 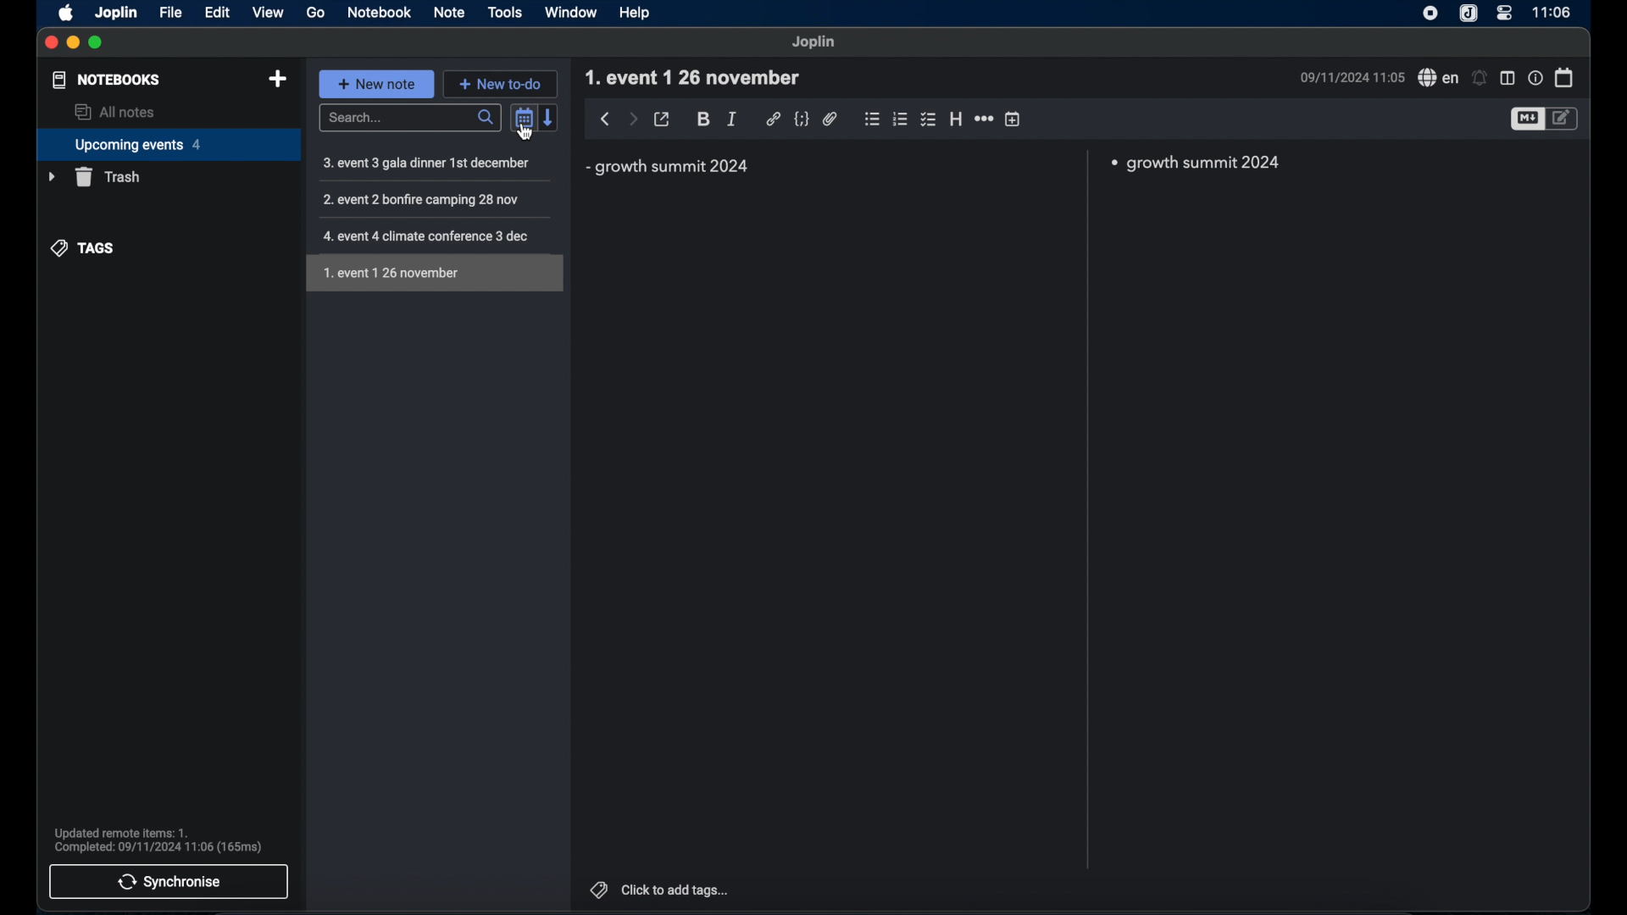 What do you see at coordinates (693, 77) in the screenshot?
I see `1. event 1 26 november` at bounding box center [693, 77].